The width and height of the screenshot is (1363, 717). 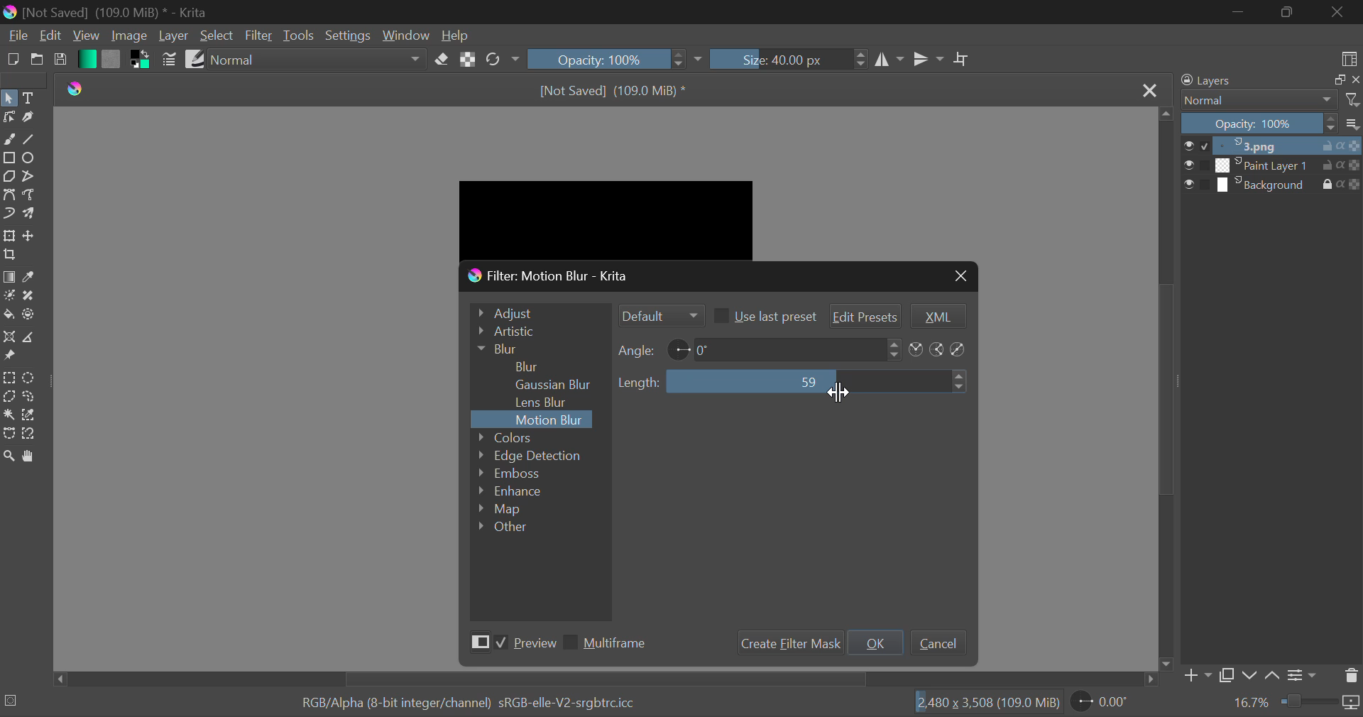 What do you see at coordinates (928, 58) in the screenshot?
I see `Horizontal Mirror Flip` at bounding box center [928, 58].